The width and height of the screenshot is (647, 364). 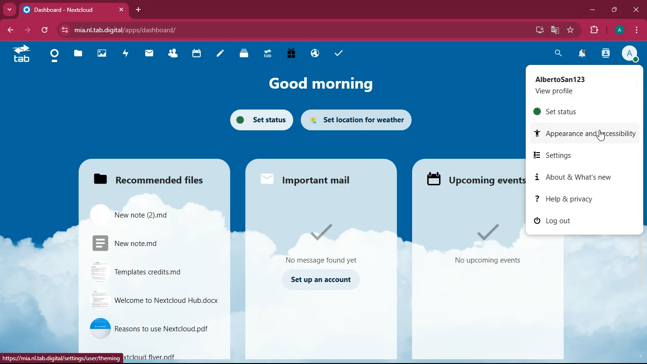 What do you see at coordinates (103, 55) in the screenshot?
I see `image` at bounding box center [103, 55].